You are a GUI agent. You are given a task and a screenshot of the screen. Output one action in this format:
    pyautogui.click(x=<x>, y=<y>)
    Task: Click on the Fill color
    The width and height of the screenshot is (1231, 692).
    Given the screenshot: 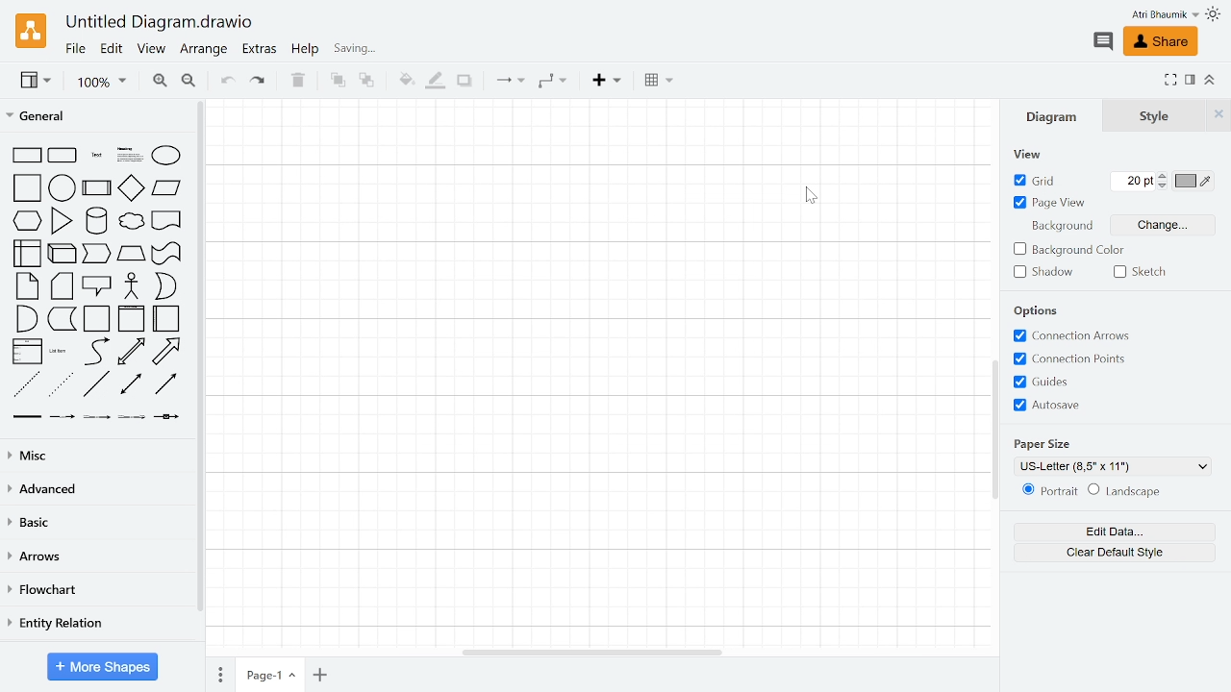 What is the action you would take?
    pyautogui.click(x=404, y=81)
    